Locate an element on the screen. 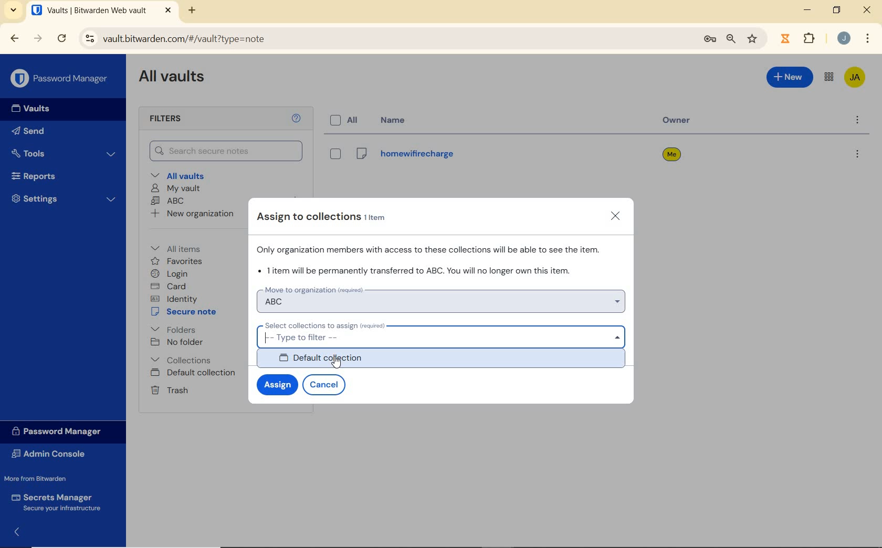 This screenshot has height=548, width=882. default collection is located at coordinates (445, 360).